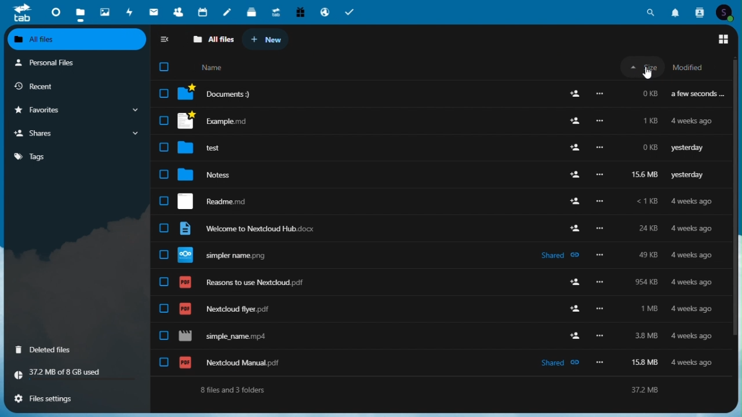  I want to click on cursor, so click(648, 74).